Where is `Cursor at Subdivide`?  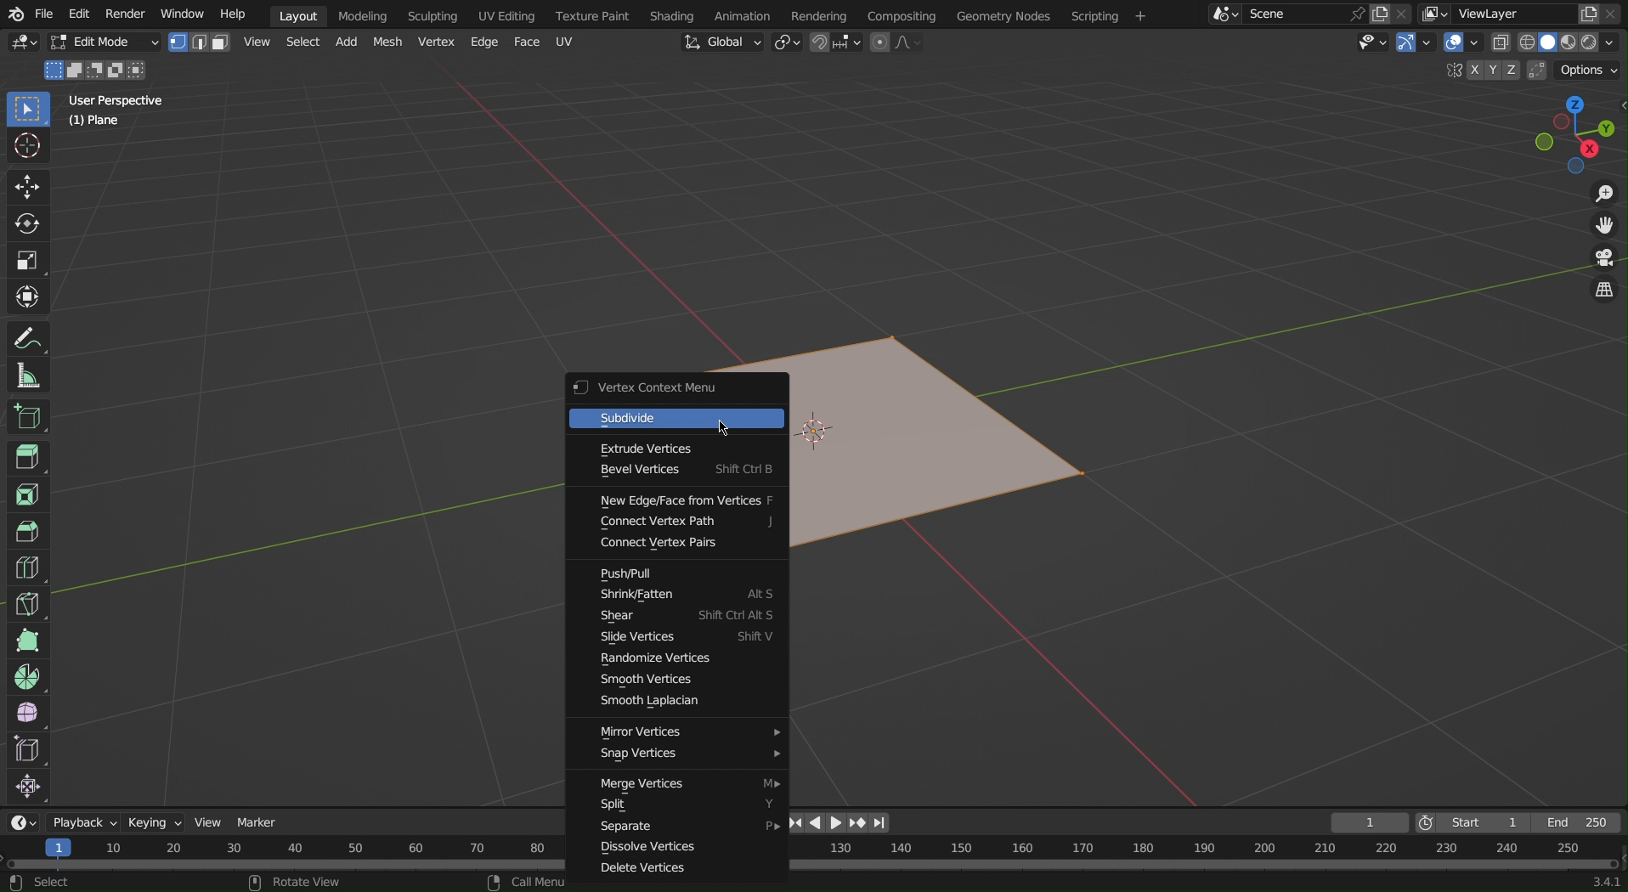
Cursor at Subdivide is located at coordinates (724, 427).